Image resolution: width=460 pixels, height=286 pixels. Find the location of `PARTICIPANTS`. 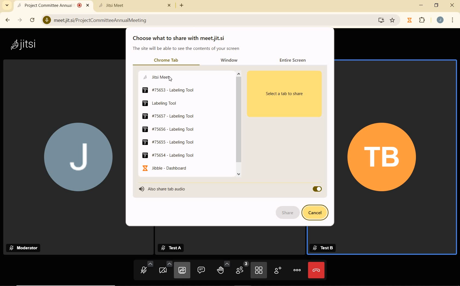

PARTICIPANTS is located at coordinates (241, 270).